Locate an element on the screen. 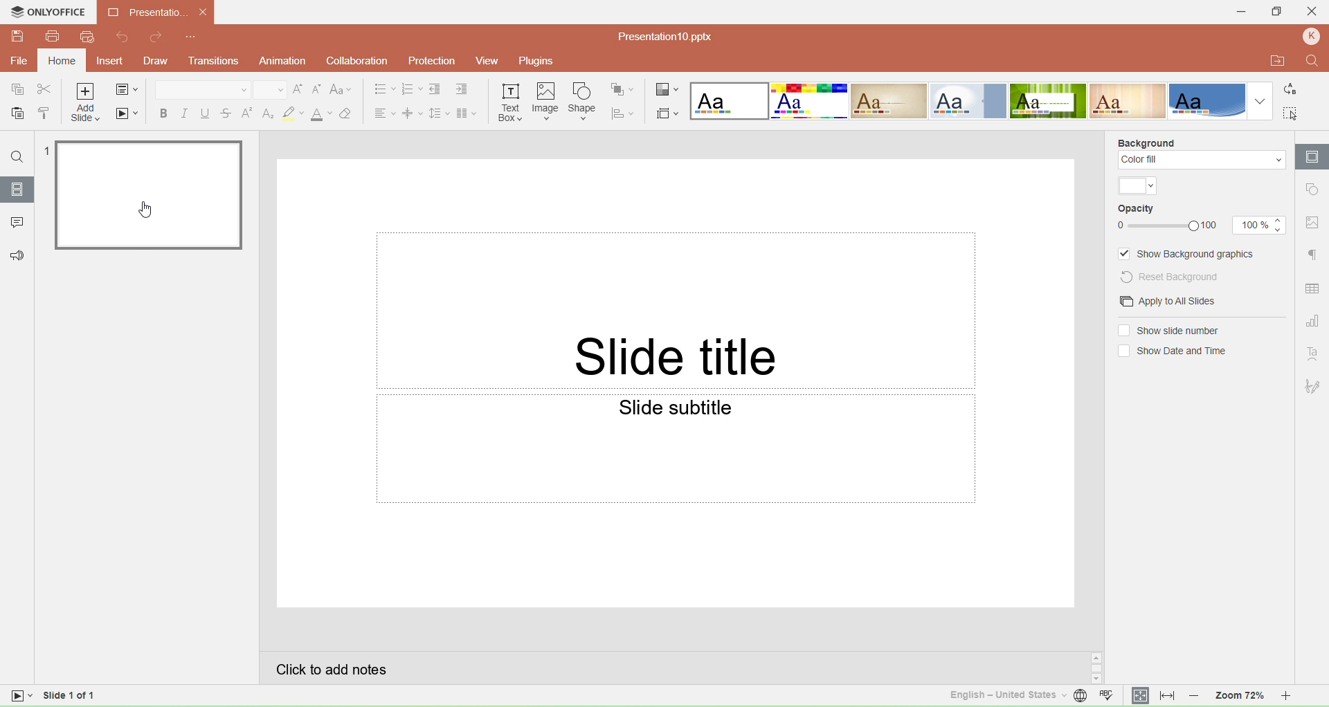 The width and height of the screenshot is (1329, 707). Table setting is located at coordinates (1313, 289).